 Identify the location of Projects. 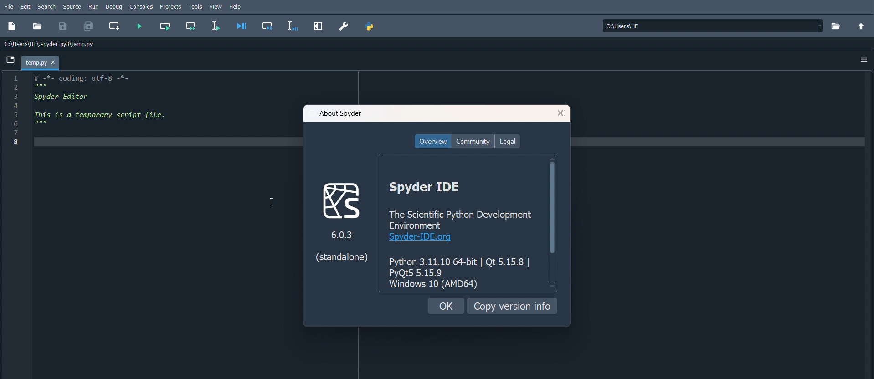
(171, 6).